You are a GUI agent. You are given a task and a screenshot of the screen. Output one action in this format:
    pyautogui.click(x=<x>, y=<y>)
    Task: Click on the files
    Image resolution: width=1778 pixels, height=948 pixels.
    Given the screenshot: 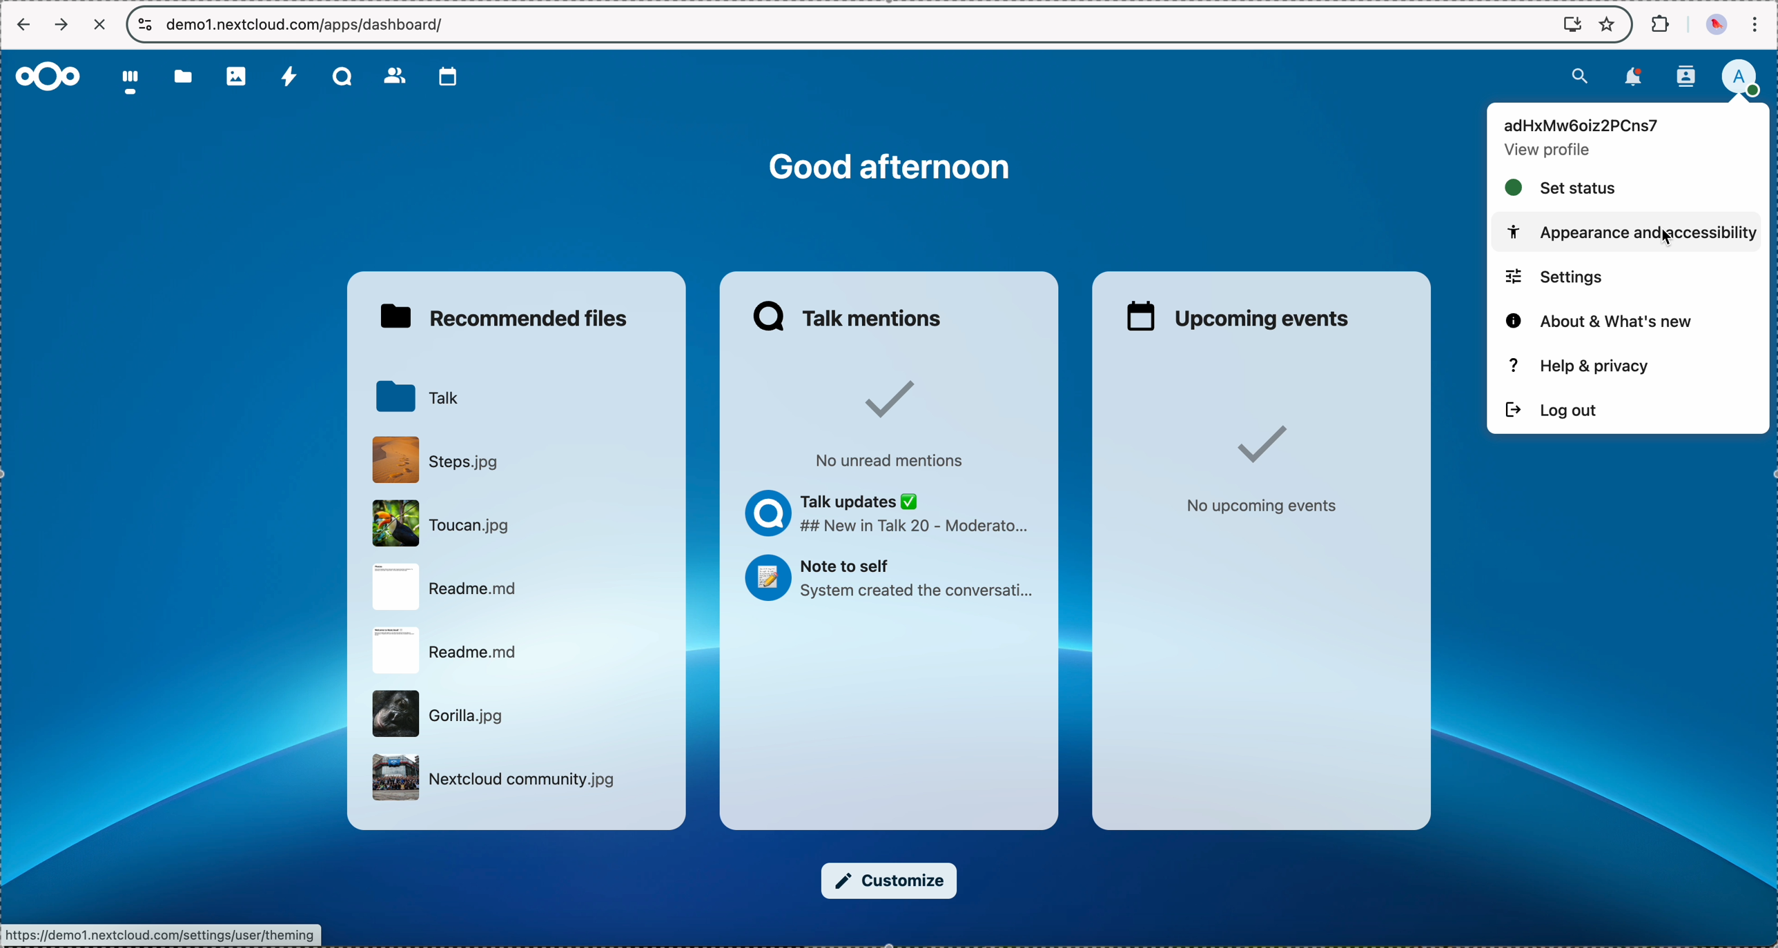 What is the action you would take?
    pyautogui.click(x=184, y=81)
    